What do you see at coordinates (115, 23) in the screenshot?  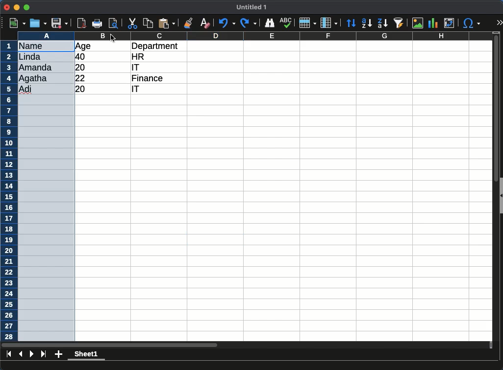 I see `page preview` at bounding box center [115, 23].